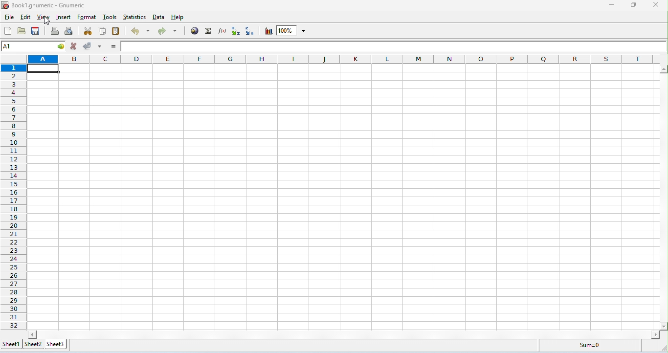  I want to click on space for horizontal scroll bar, so click(344, 334).